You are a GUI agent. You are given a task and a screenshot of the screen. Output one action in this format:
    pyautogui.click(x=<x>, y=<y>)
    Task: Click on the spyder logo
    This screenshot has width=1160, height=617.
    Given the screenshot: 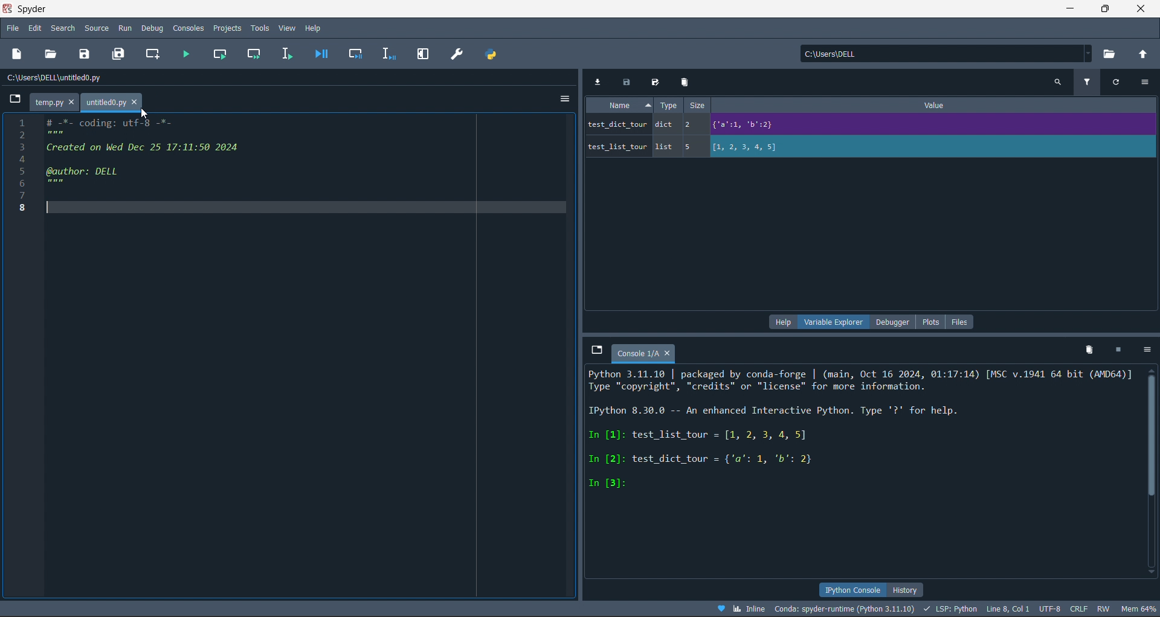 What is the action you would take?
    pyautogui.click(x=7, y=9)
    